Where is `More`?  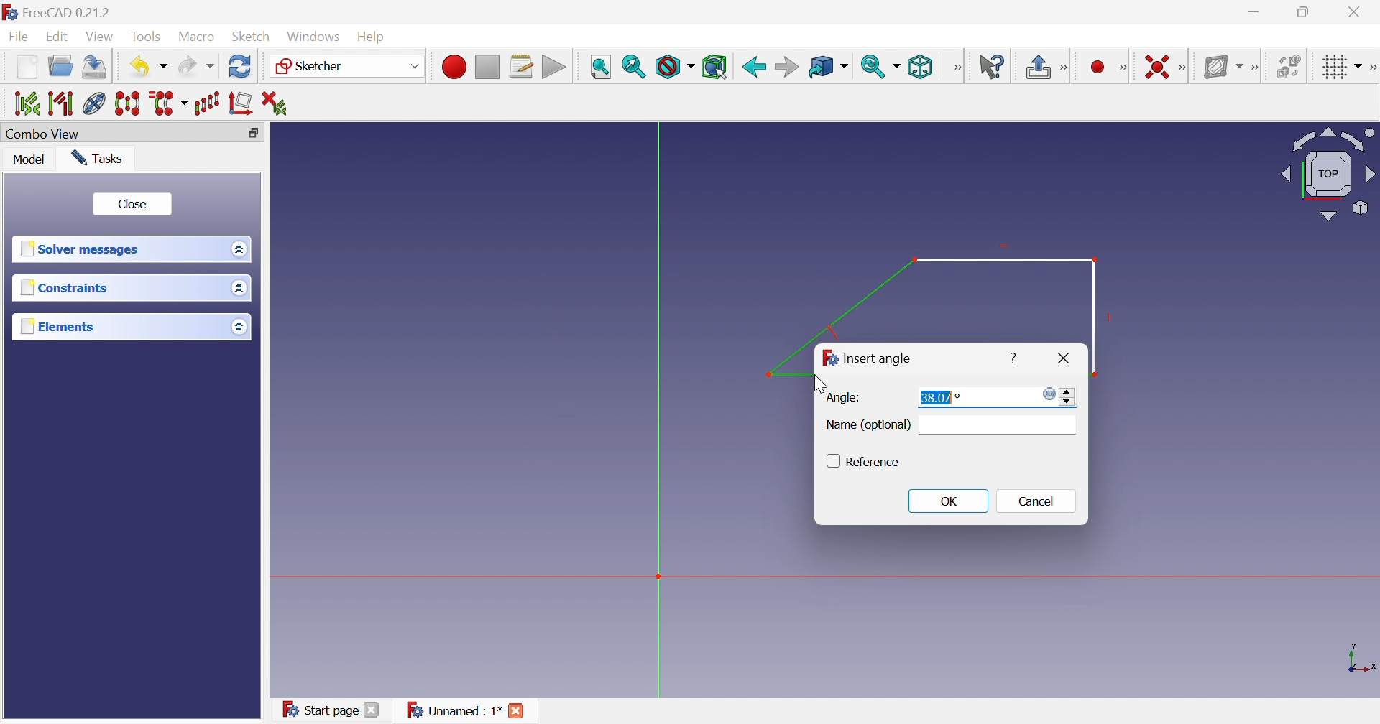
More is located at coordinates (1184, 66).